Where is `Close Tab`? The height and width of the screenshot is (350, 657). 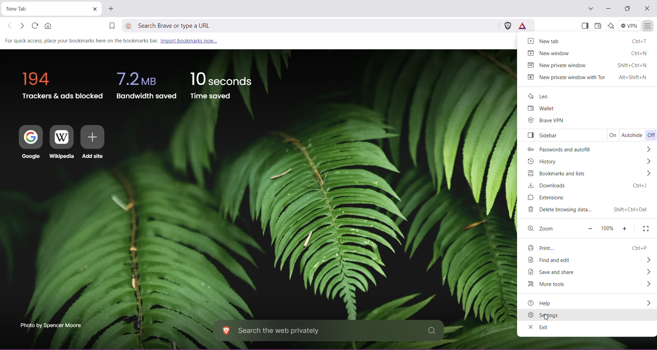 Close Tab is located at coordinates (94, 9).